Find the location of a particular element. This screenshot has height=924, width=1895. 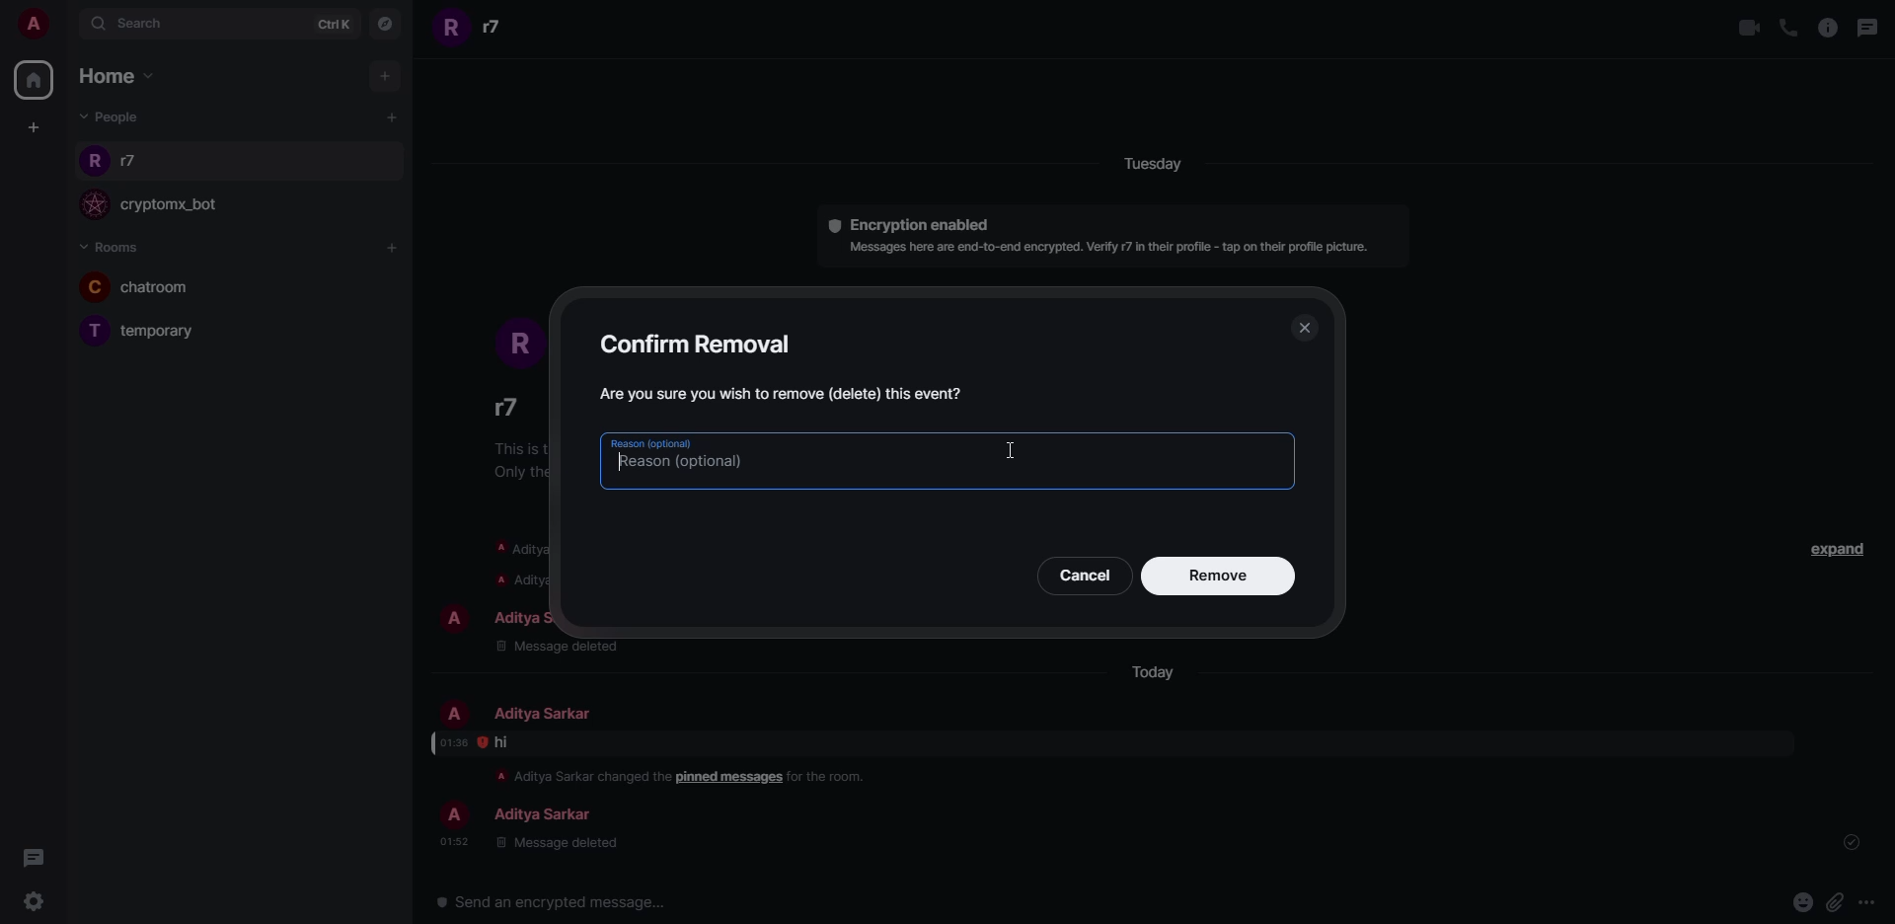

profile is located at coordinates (95, 163).